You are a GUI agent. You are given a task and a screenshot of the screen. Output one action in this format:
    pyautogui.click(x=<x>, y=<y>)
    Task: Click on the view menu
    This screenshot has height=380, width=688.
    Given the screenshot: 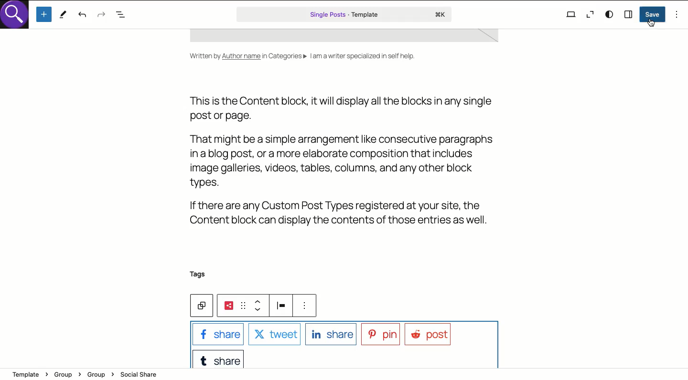 What is the action you would take?
    pyautogui.click(x=308, y=307)
    